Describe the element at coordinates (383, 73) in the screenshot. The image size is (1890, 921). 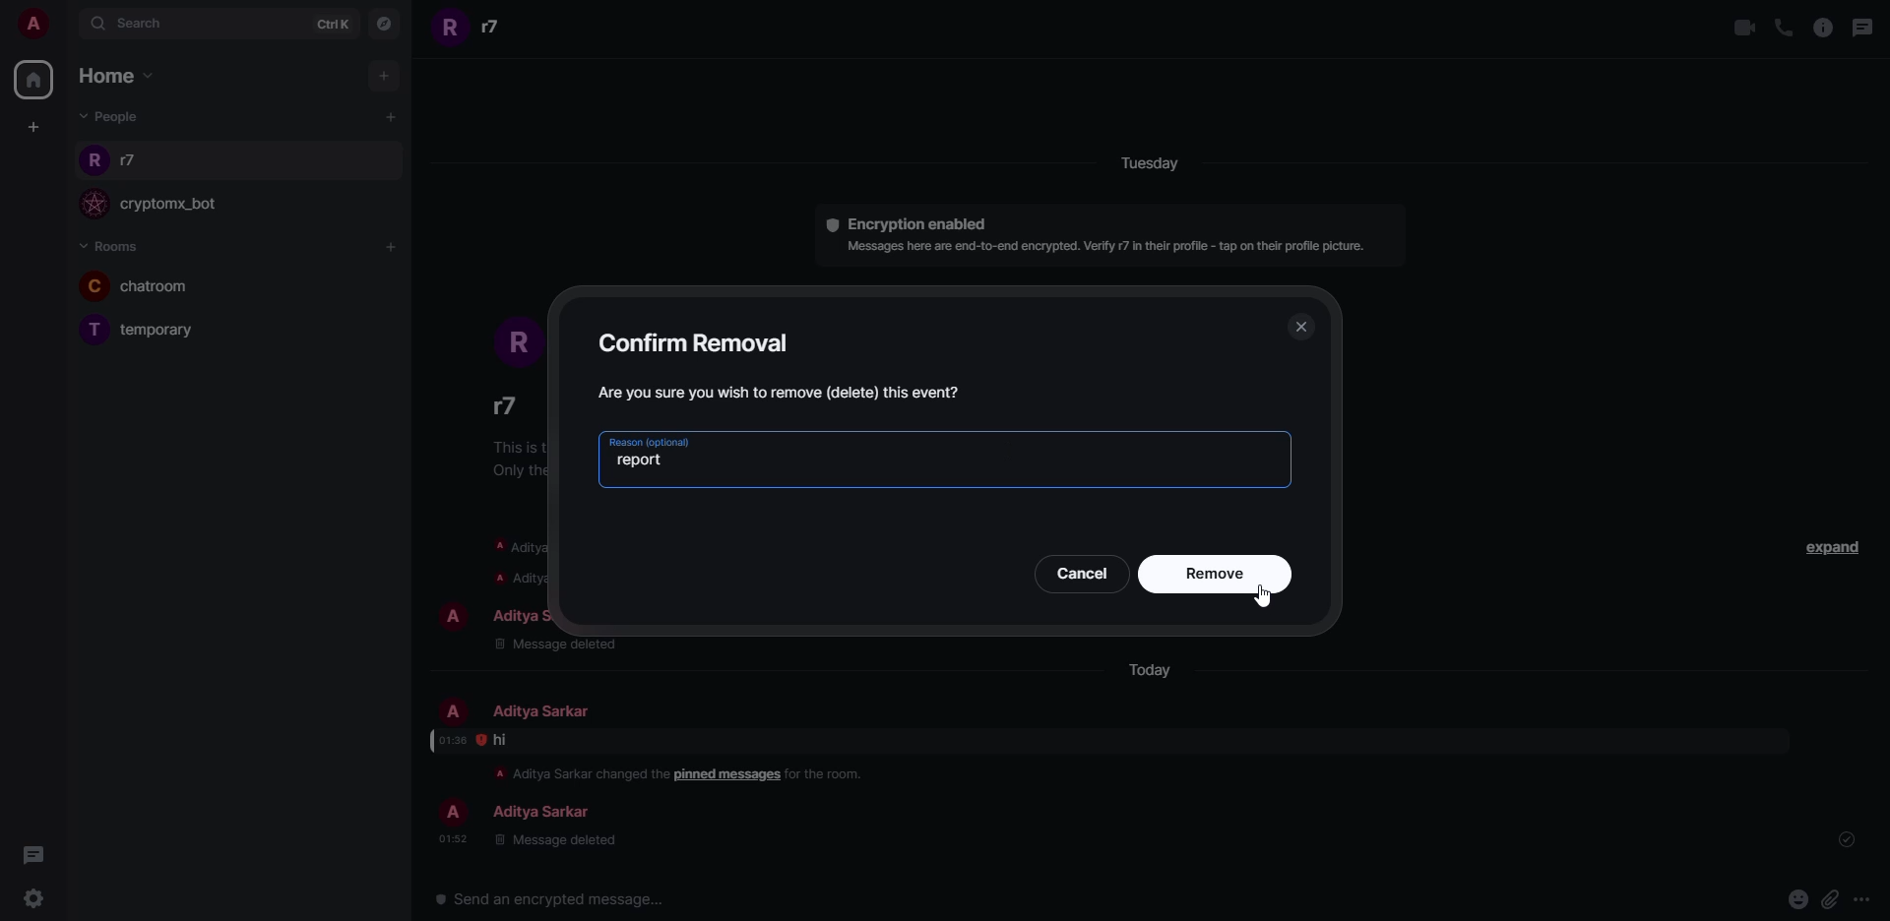
I see `add` at that location.